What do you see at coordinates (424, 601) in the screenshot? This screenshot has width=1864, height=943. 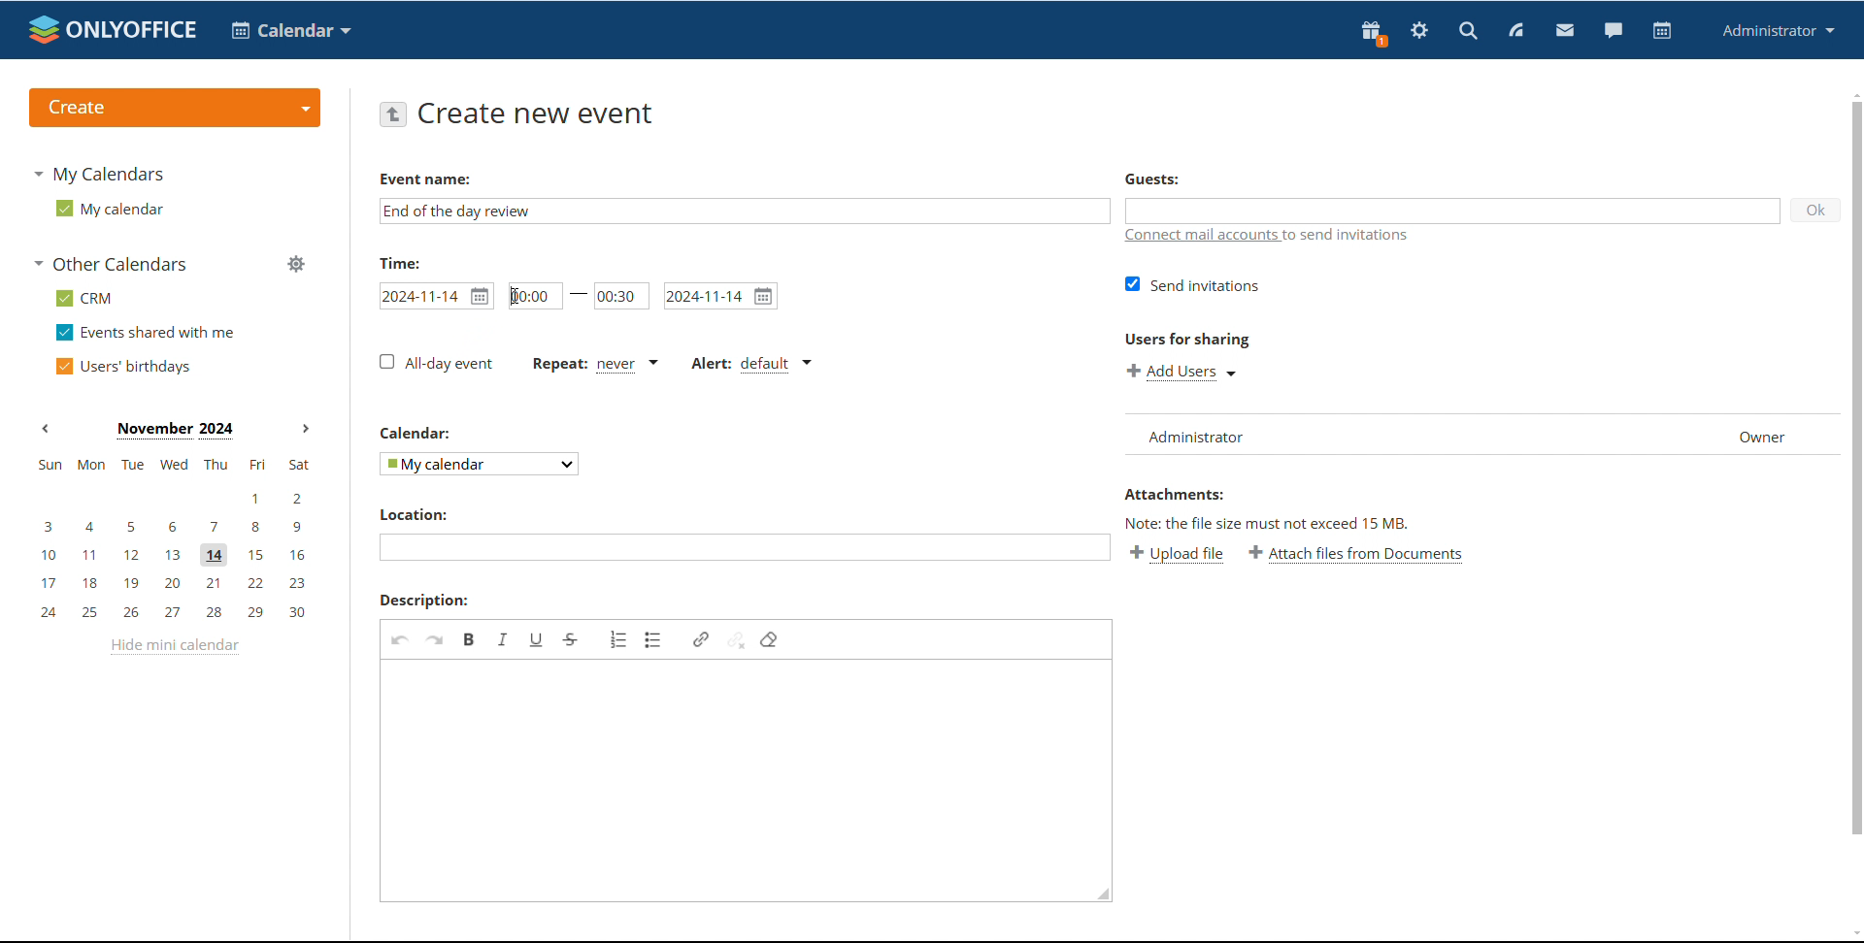 I see `description` at bounding box center [424, 601].